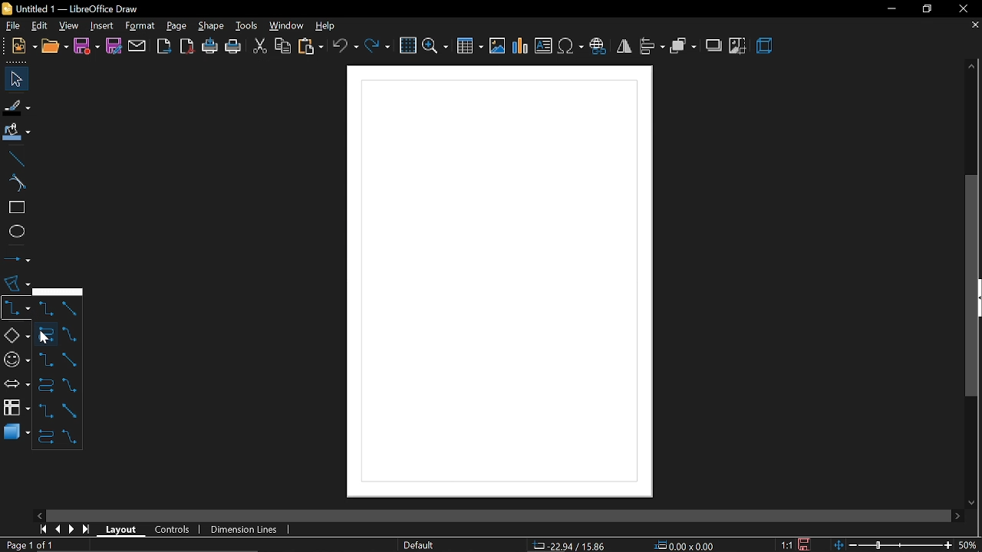  I want to click on line connector with arrow, so click(69, 359).